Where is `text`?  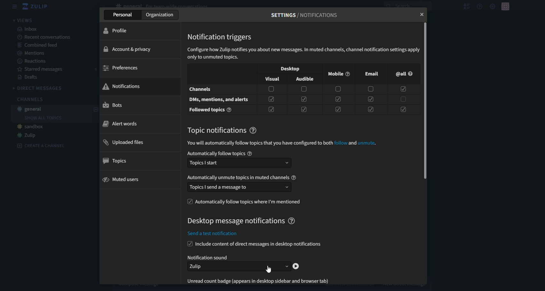 text is located at coordinates (263, 280).